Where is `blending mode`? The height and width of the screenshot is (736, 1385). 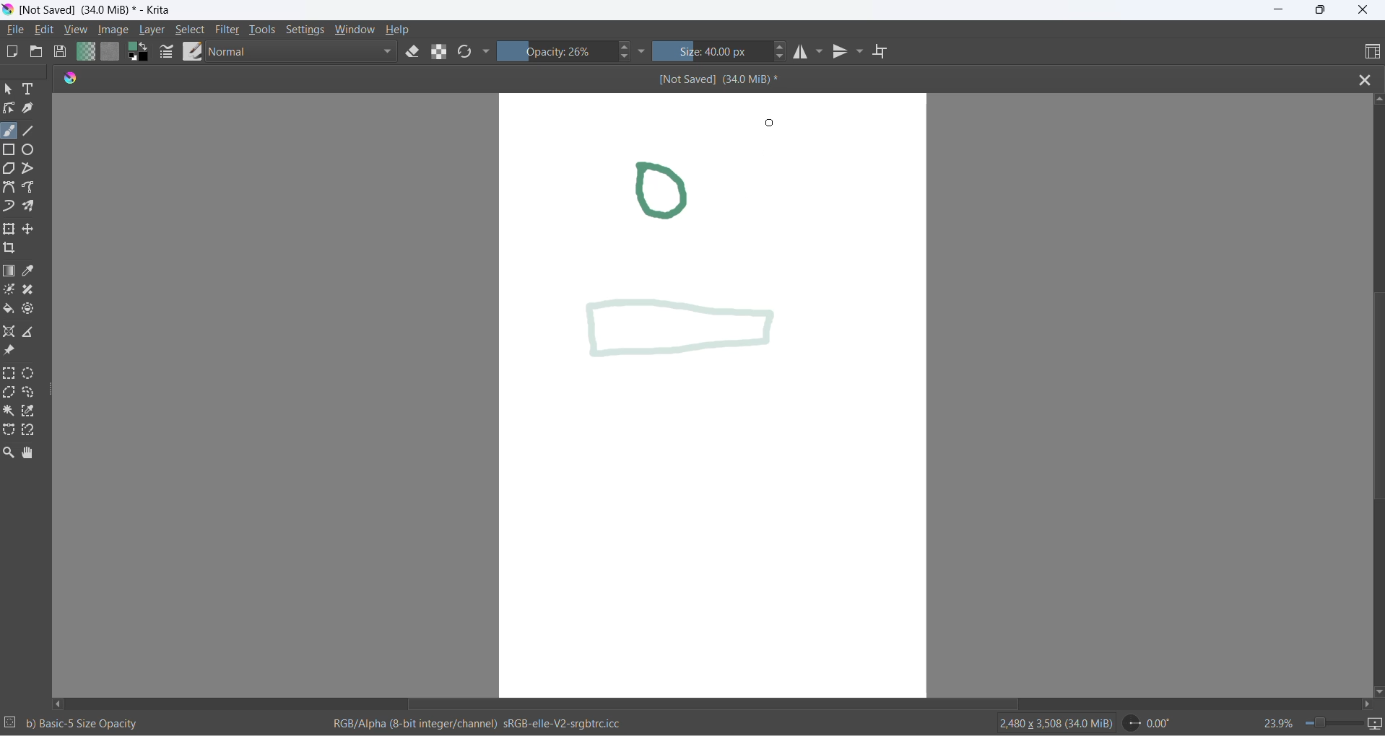
blending mode is located at coordinates (305, 53).